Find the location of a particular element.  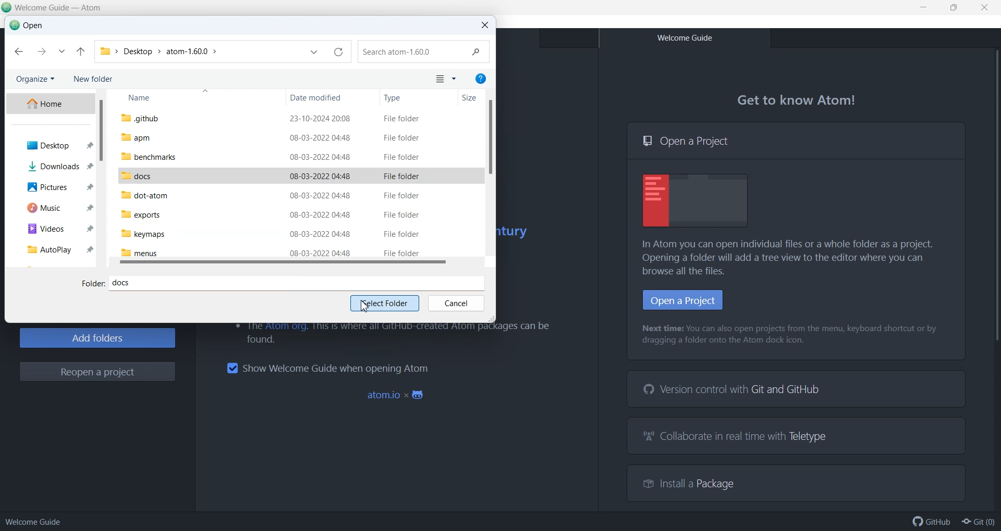

08-03-2022 04:48 is located at coordinates (321, 253).